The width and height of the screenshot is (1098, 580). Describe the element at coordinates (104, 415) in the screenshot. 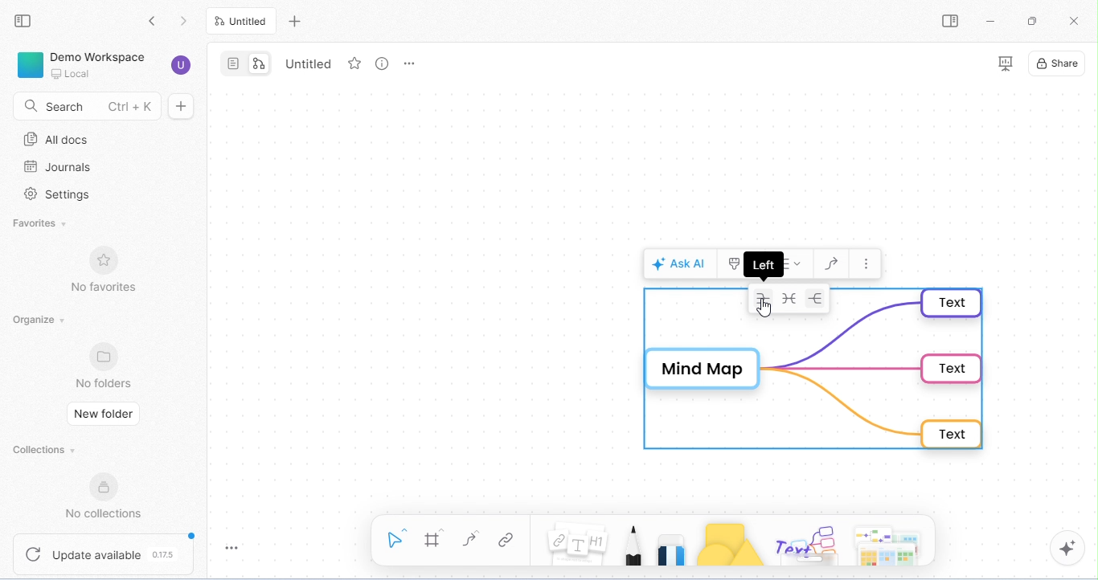

I see `new folder` at that location.